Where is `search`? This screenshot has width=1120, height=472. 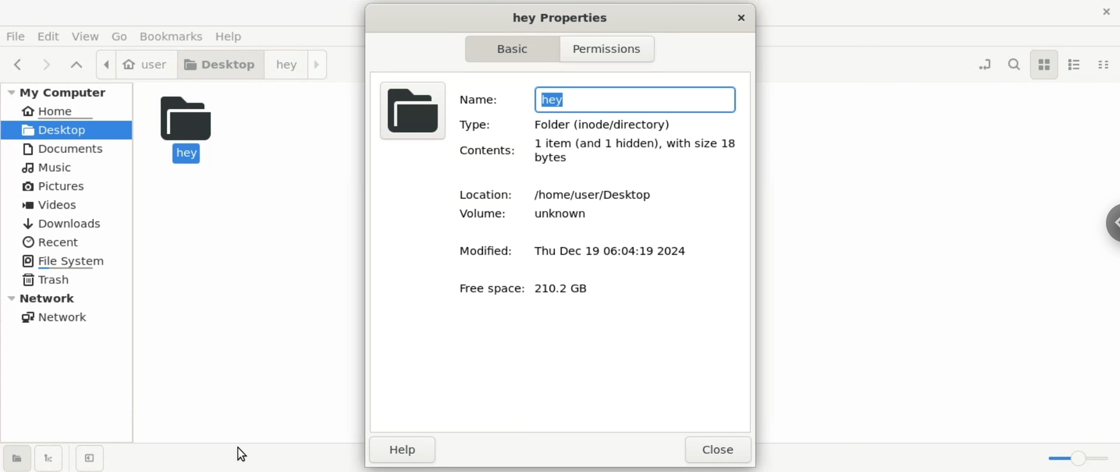 search is located at coordinates (1016, 65).